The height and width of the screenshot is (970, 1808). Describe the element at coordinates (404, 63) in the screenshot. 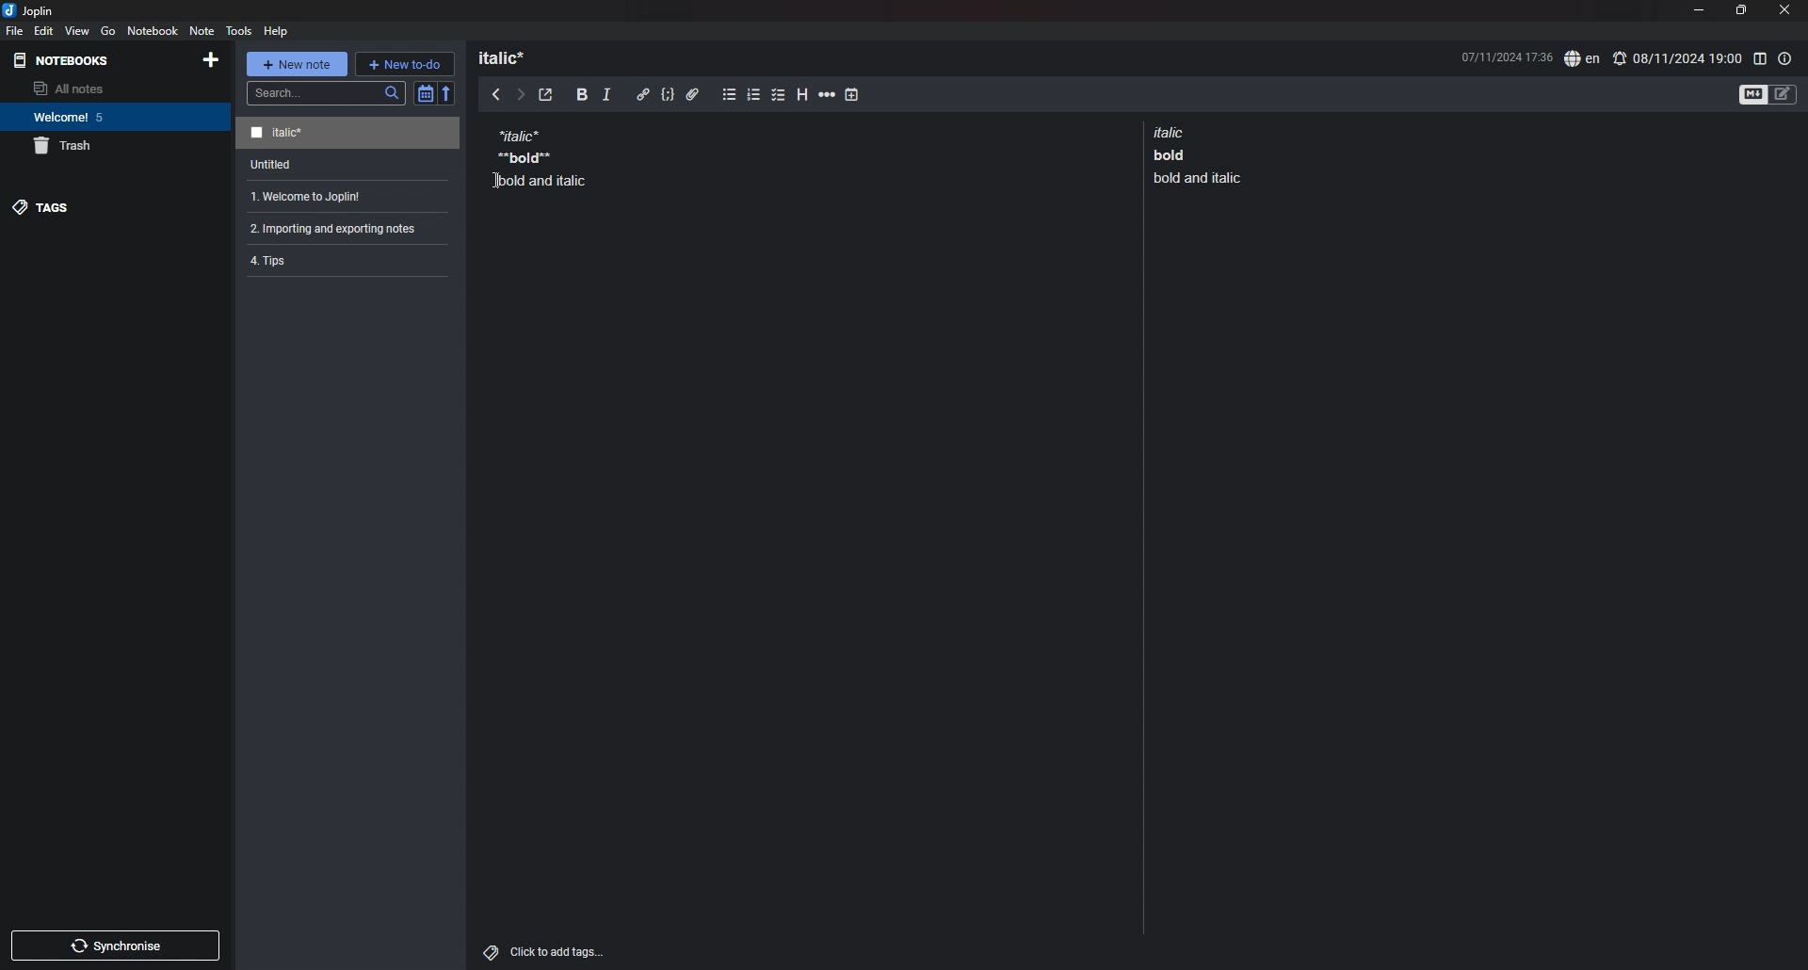

I see `new todo` at that location.